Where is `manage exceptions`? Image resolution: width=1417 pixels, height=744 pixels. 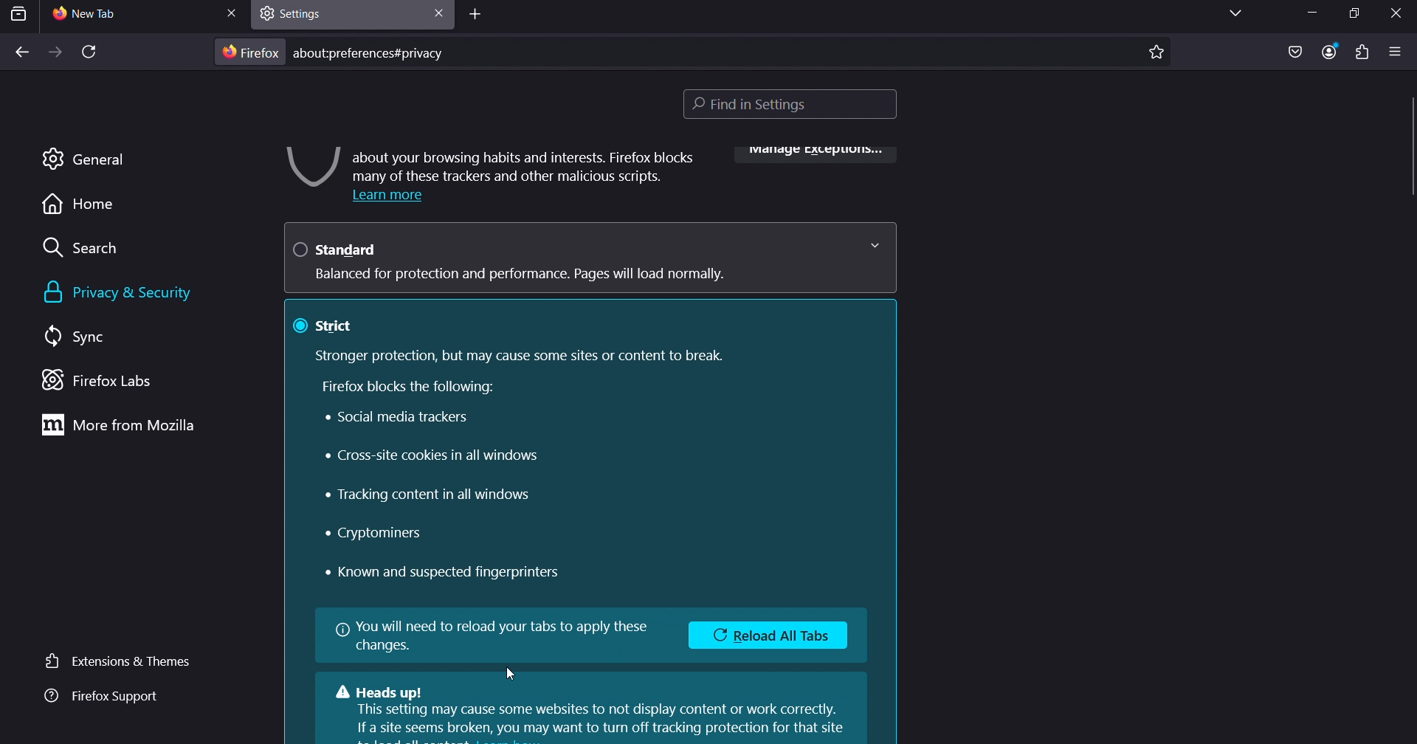
manage exceptions is located at coordinates (811, 154).